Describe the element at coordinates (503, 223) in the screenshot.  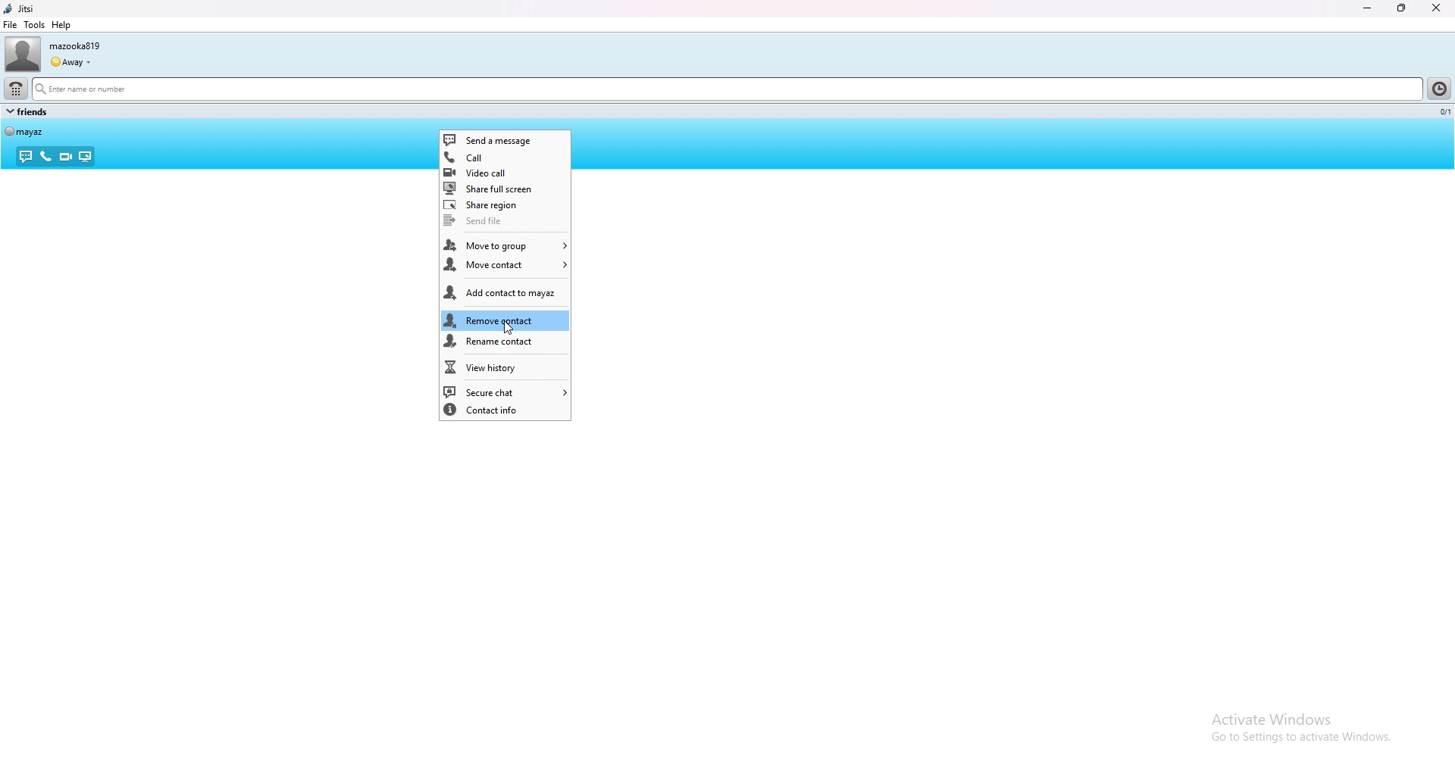
I see `send file` at that location.